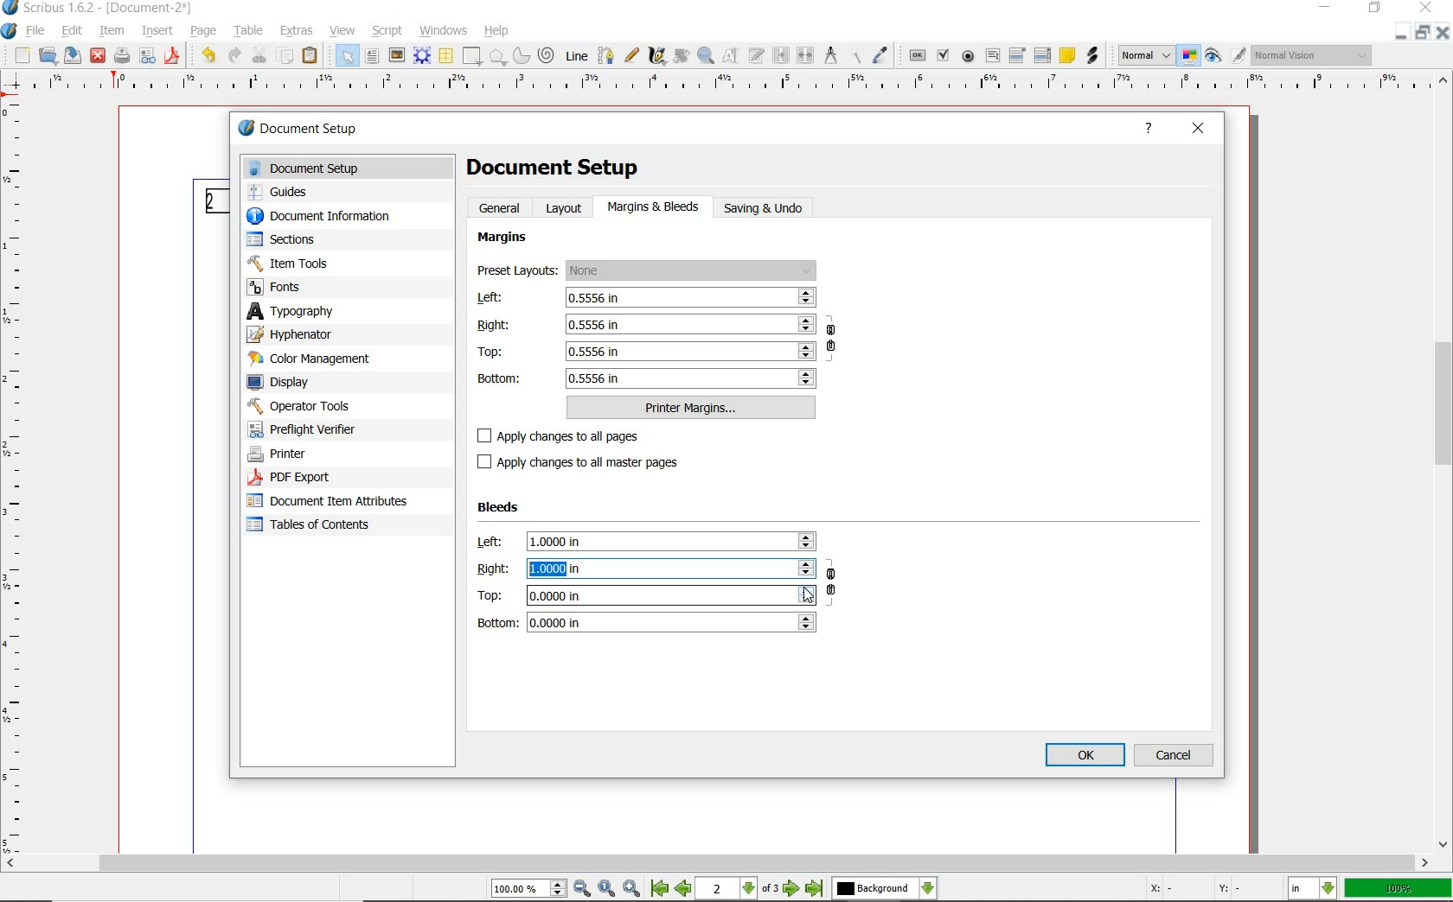 The image size is (1453, 902). I want to click on polygon, so click(497, 57).